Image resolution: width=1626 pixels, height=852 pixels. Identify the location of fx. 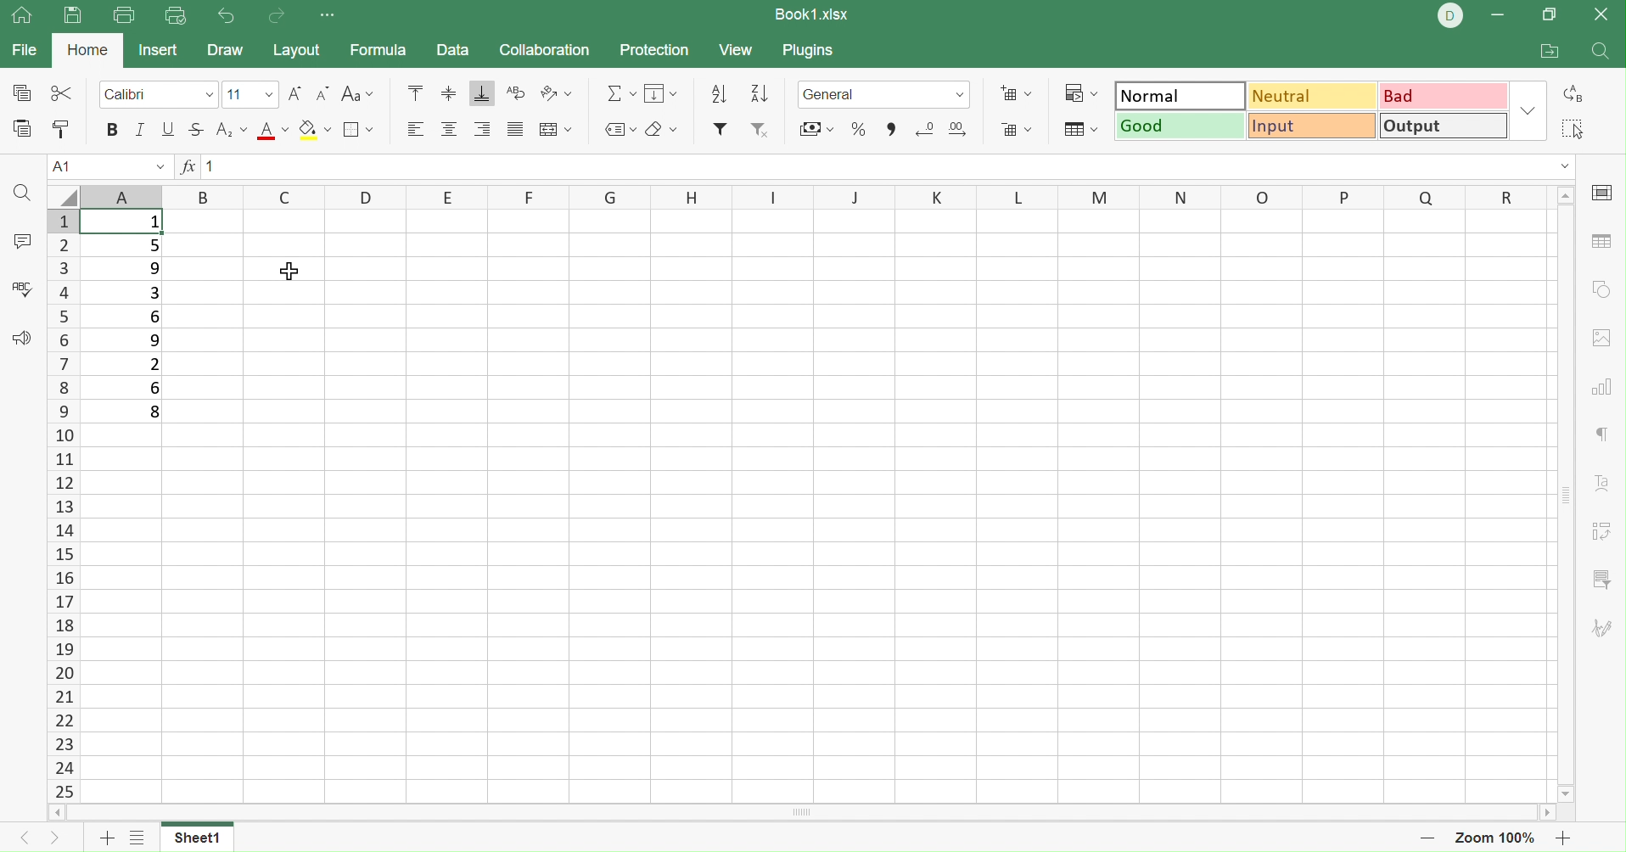
(186, 167).